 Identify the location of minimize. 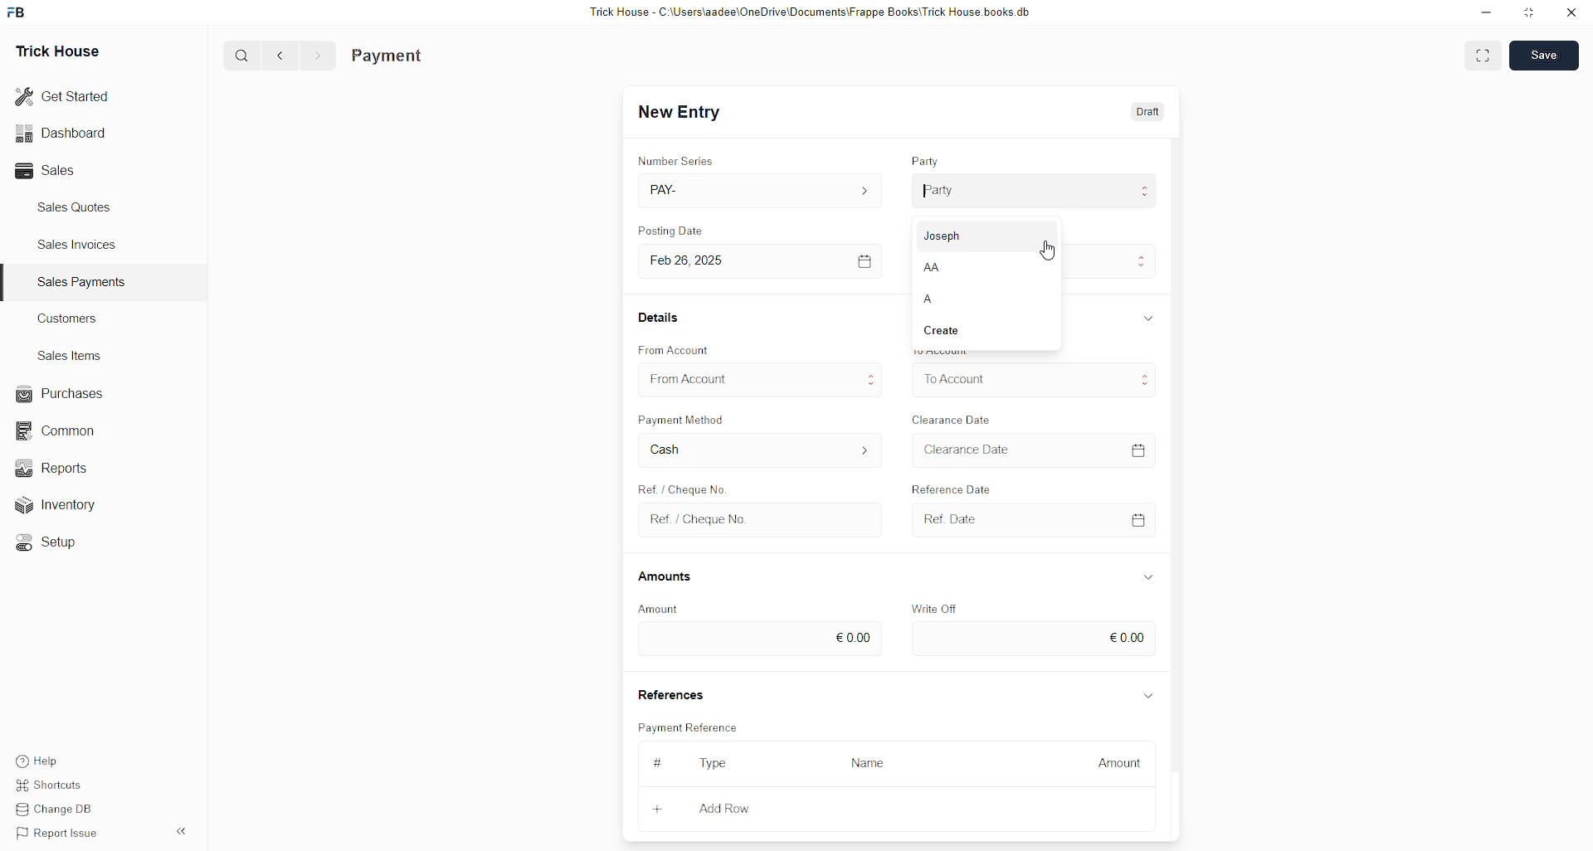
(1487, 13).